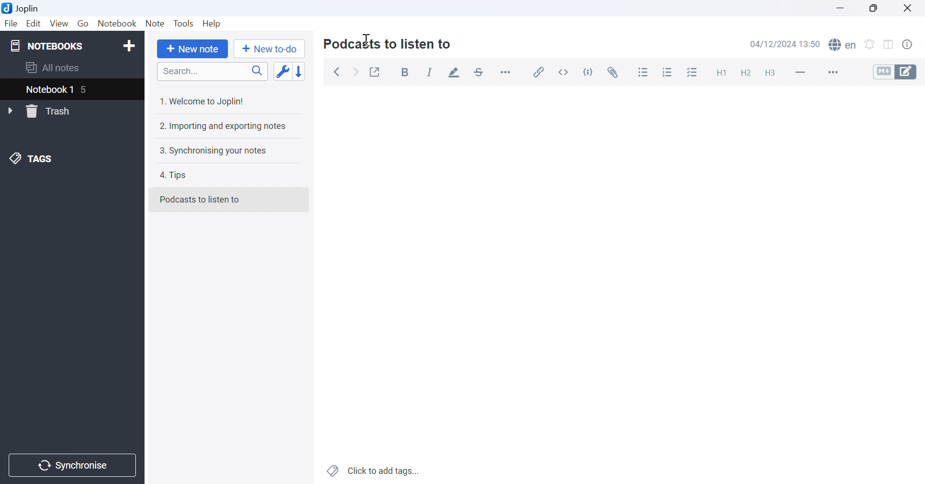 Image resolution: width=925 pixels, height=484 pixels. Describe the element at coordinates (49, 90) in the screenshot. I see `Notebook 1` at that location.